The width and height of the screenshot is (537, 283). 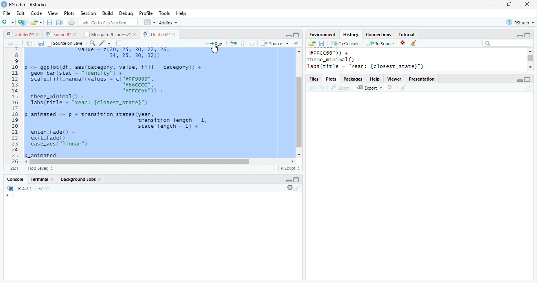 What do you see at coordinates (149, 22) in the screenshot?
I see `options` at bounding box center [149, 22].